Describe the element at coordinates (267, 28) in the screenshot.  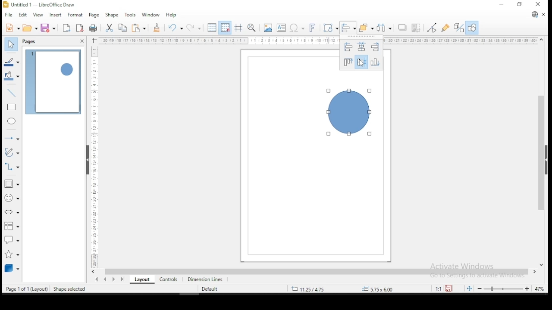
I see `insert image` at that location.